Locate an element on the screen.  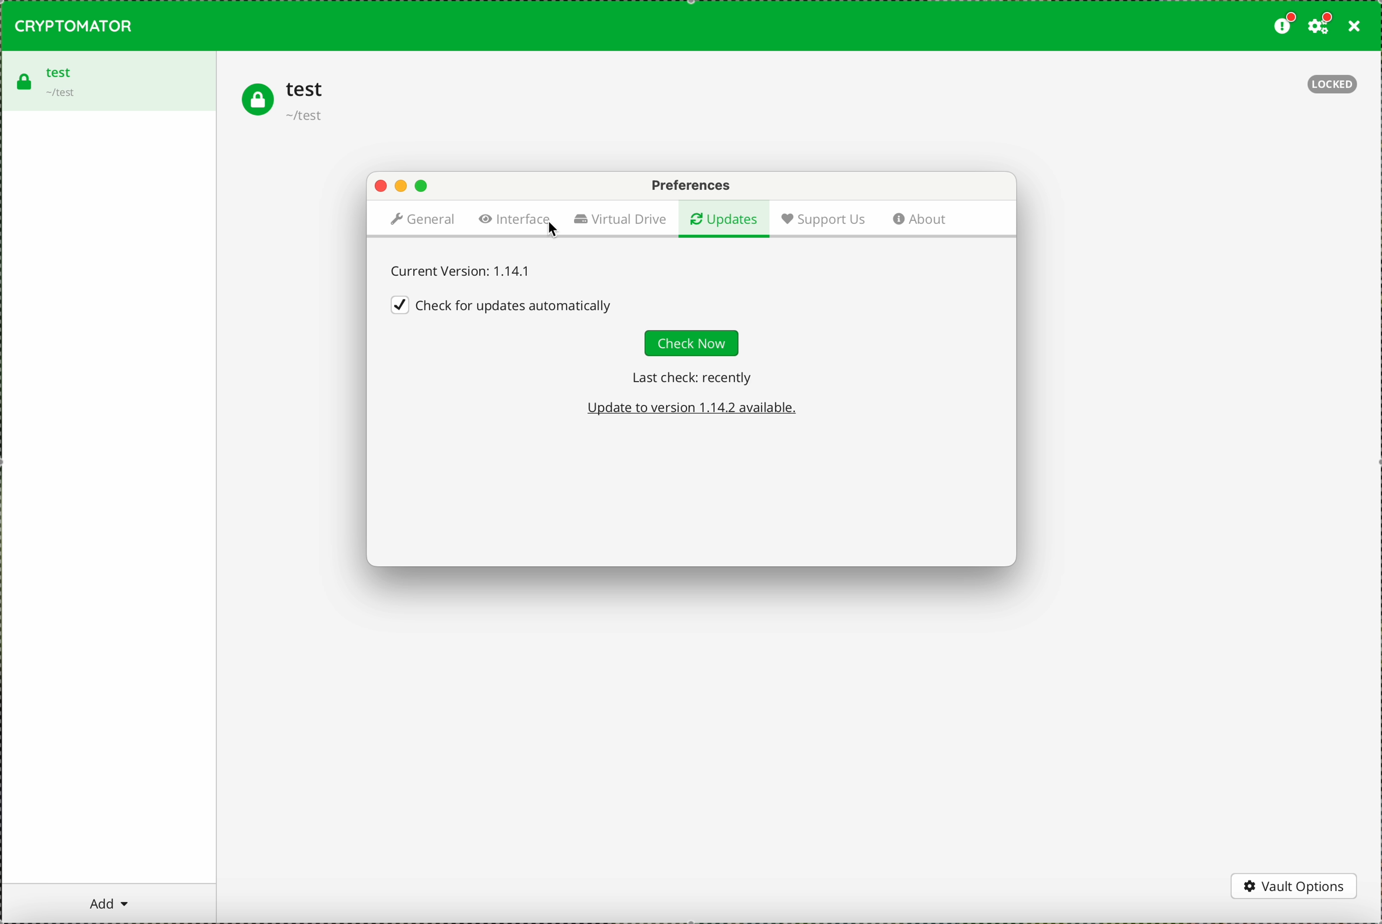
check for updates automatically is located at coordinates (503, 305).